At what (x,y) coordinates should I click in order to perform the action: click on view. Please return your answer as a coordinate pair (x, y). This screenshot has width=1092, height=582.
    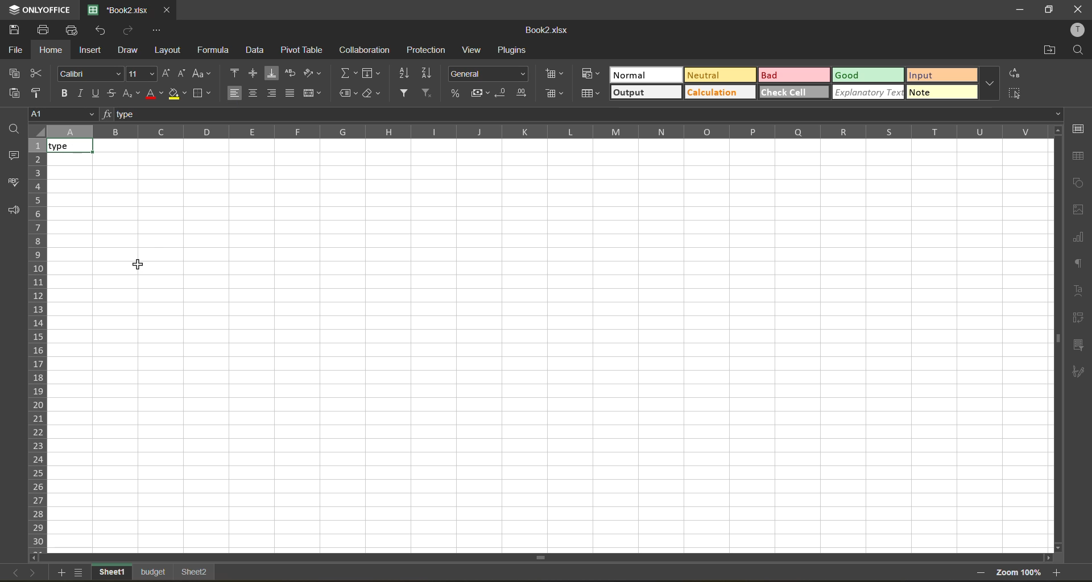
    Looking at the image, I should click on (473, 50).